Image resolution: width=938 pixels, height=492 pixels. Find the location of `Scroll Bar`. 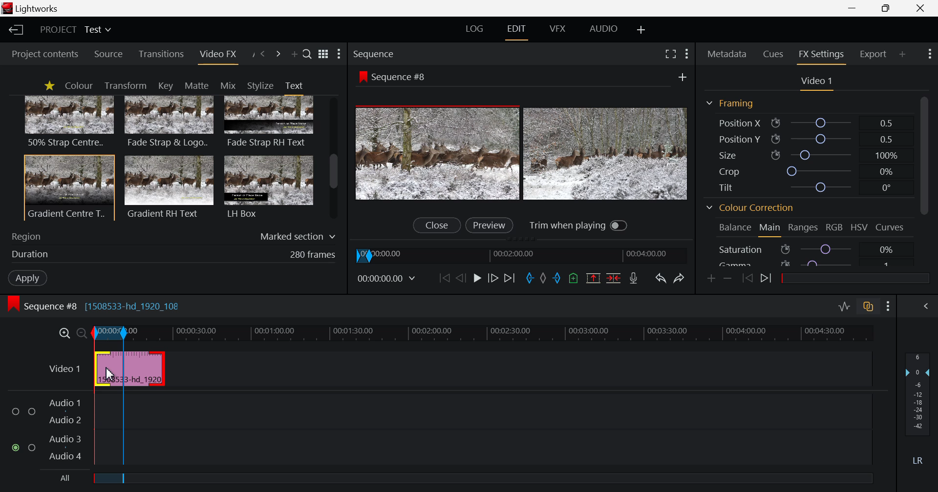

Scroll Bar is located at coordinates (924, 179).